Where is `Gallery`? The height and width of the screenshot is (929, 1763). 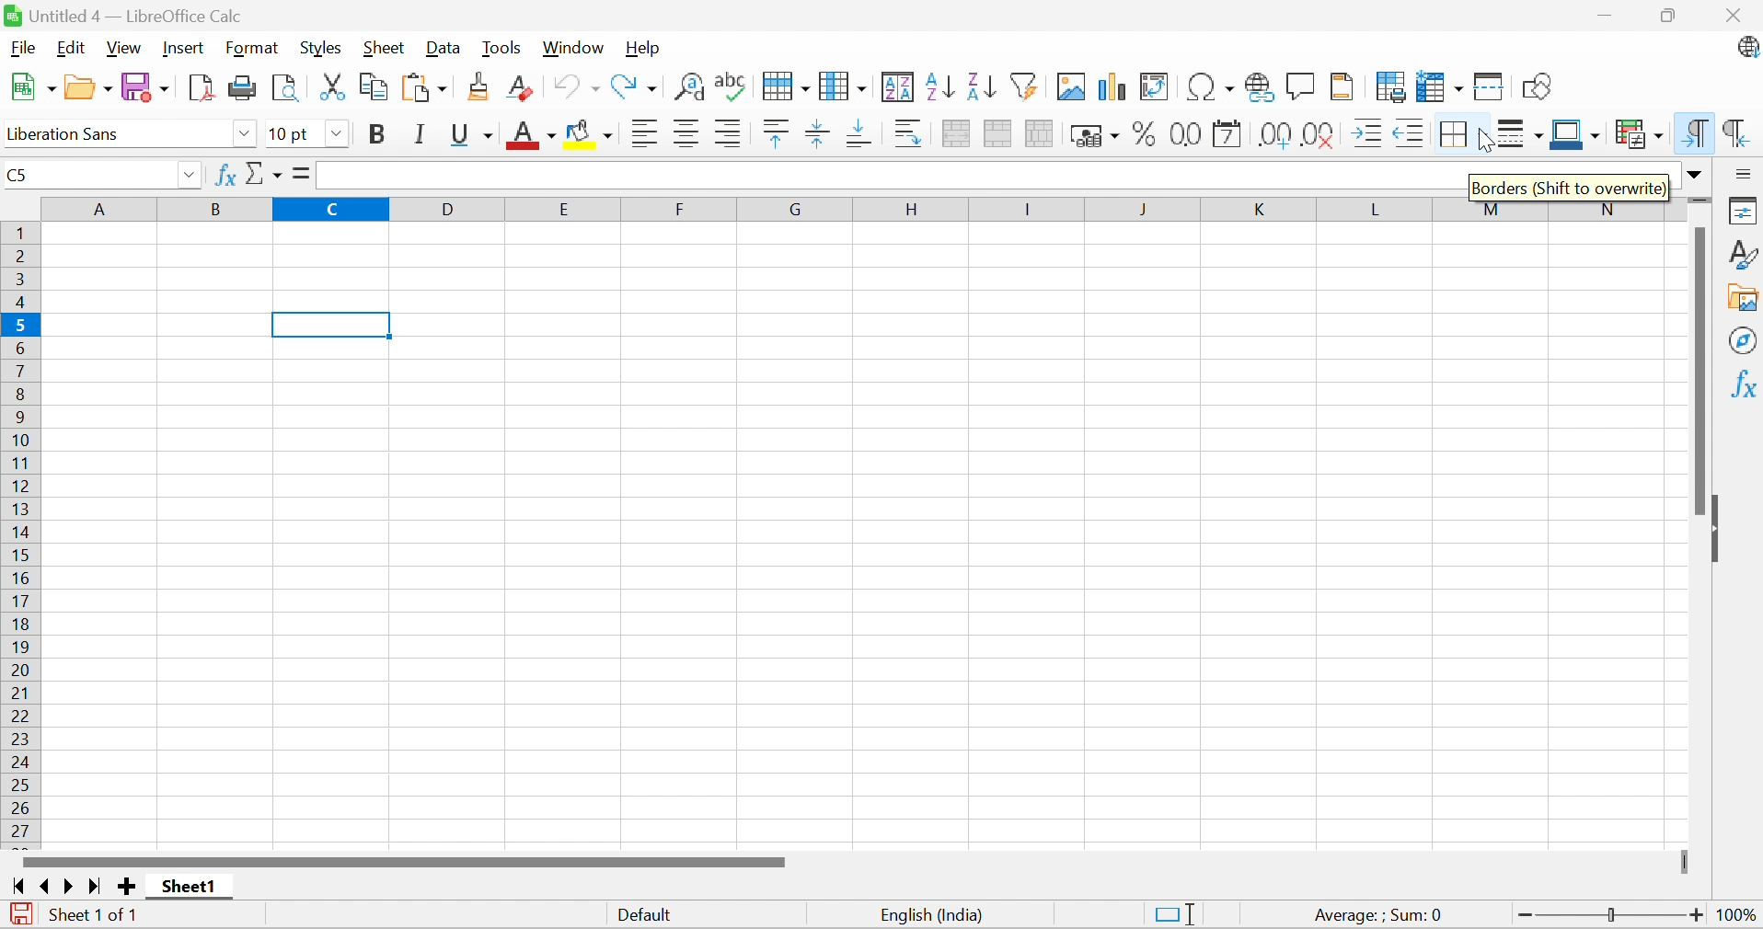 Gallery is located at coordinates (1745, 299).